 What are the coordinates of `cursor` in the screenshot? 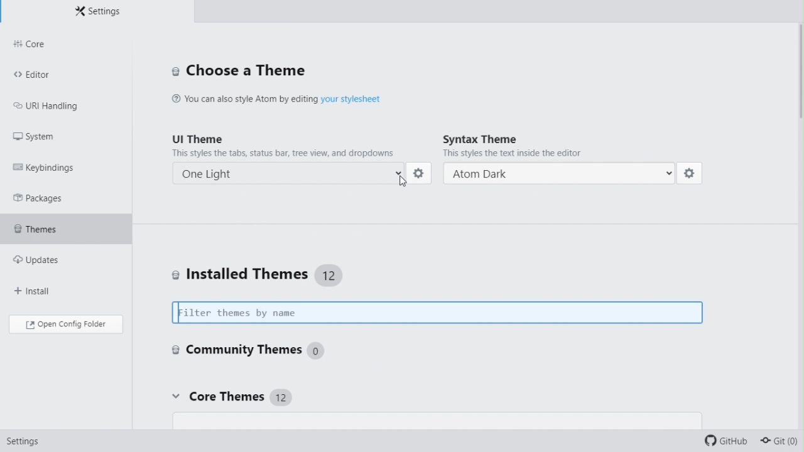 It's located at (402, 181).